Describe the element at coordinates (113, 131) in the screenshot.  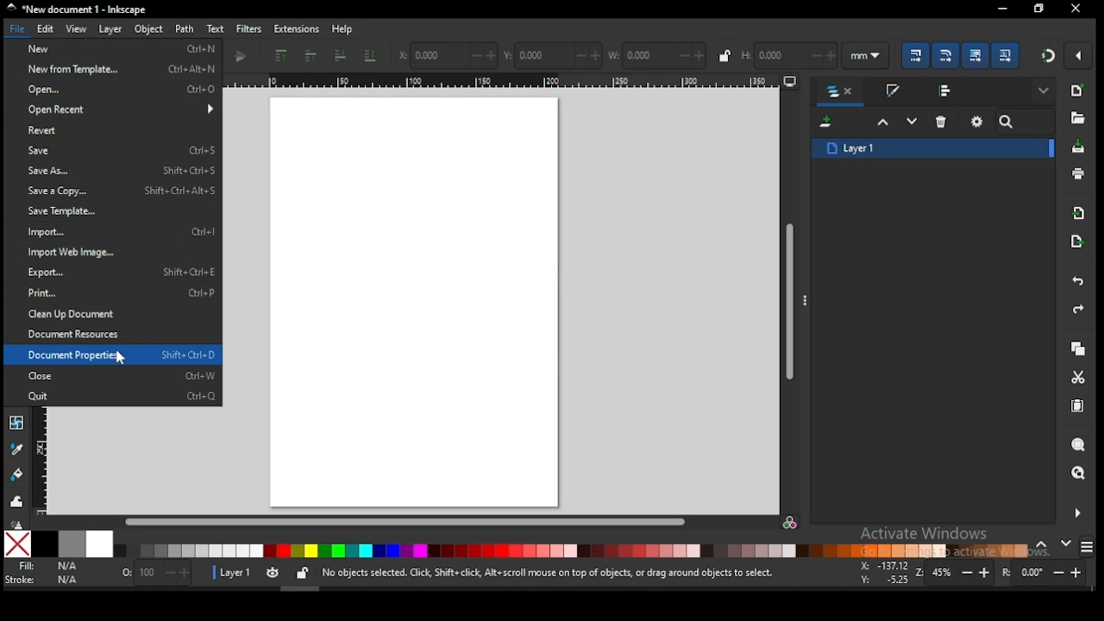
I see `revert` at that location.